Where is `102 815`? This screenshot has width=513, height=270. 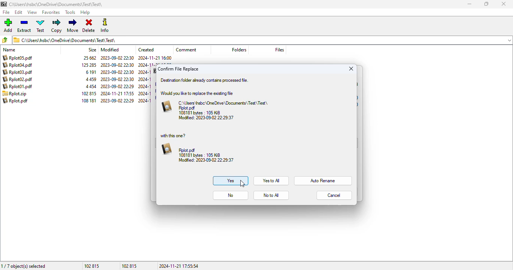 102 815 is located at coordinates (130, 265).